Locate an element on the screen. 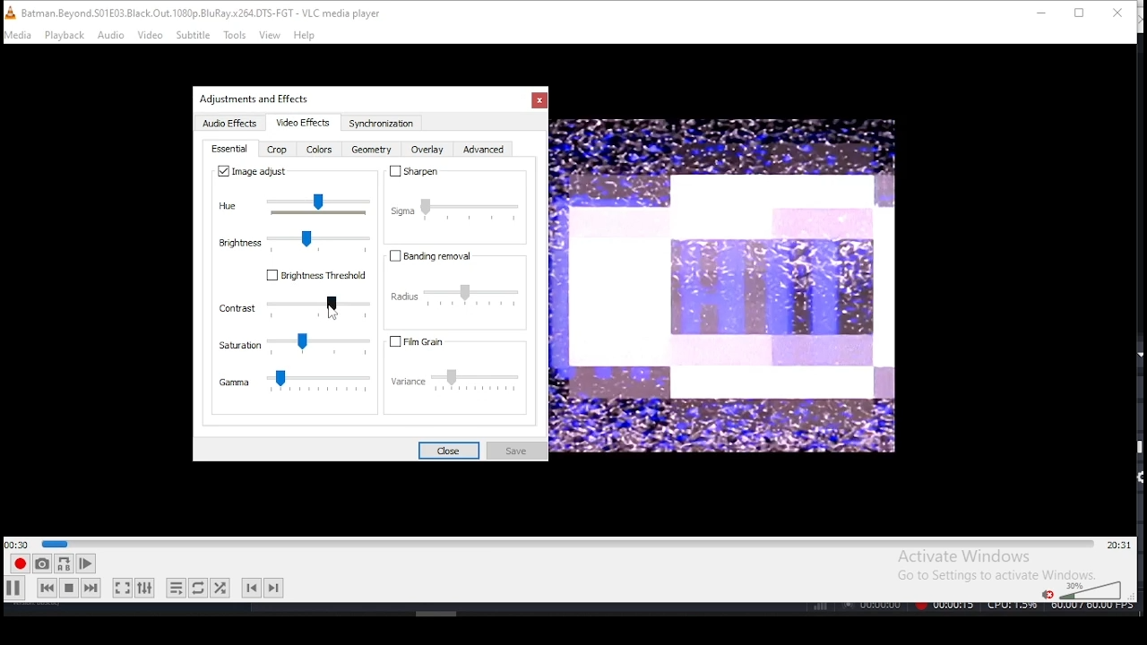 This screenshot has height=645, width=1147. minimize is located at coordinates (1038, 13).